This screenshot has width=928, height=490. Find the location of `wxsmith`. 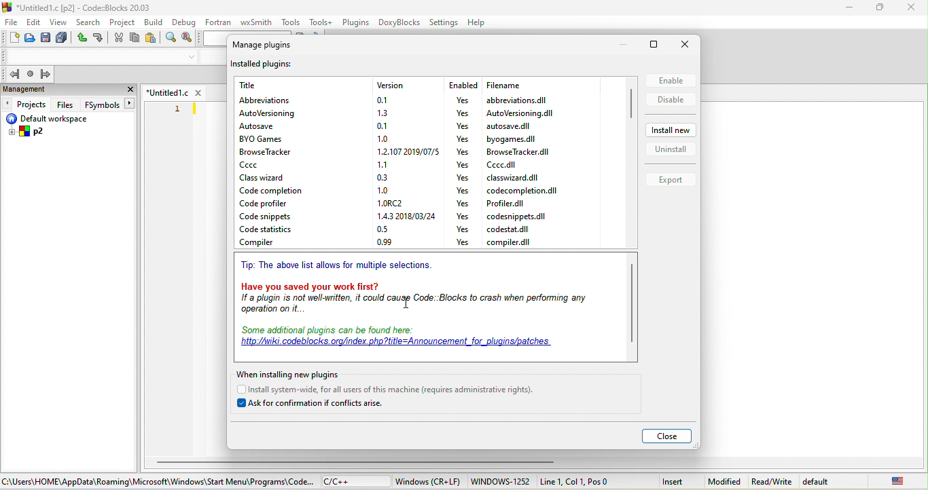

wxsmith is located at coordinates (256, 23).